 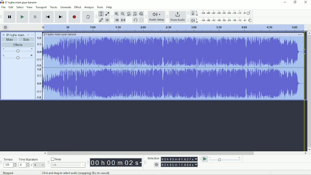 I want to click on Transport, so click(x=41, y=7).